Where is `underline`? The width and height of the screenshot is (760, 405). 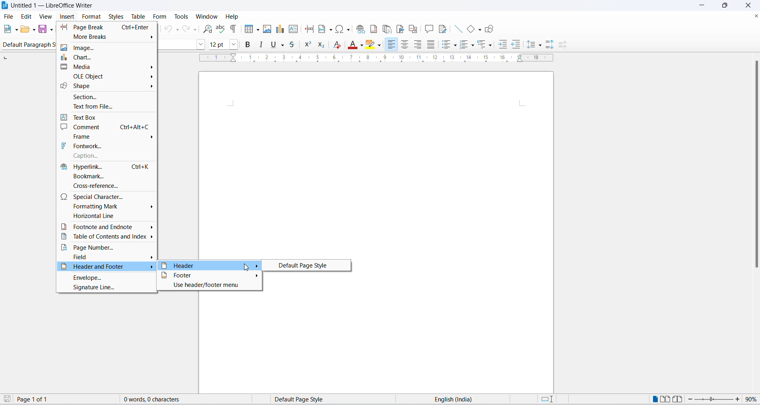
underline is located at coordinates (273, 46).